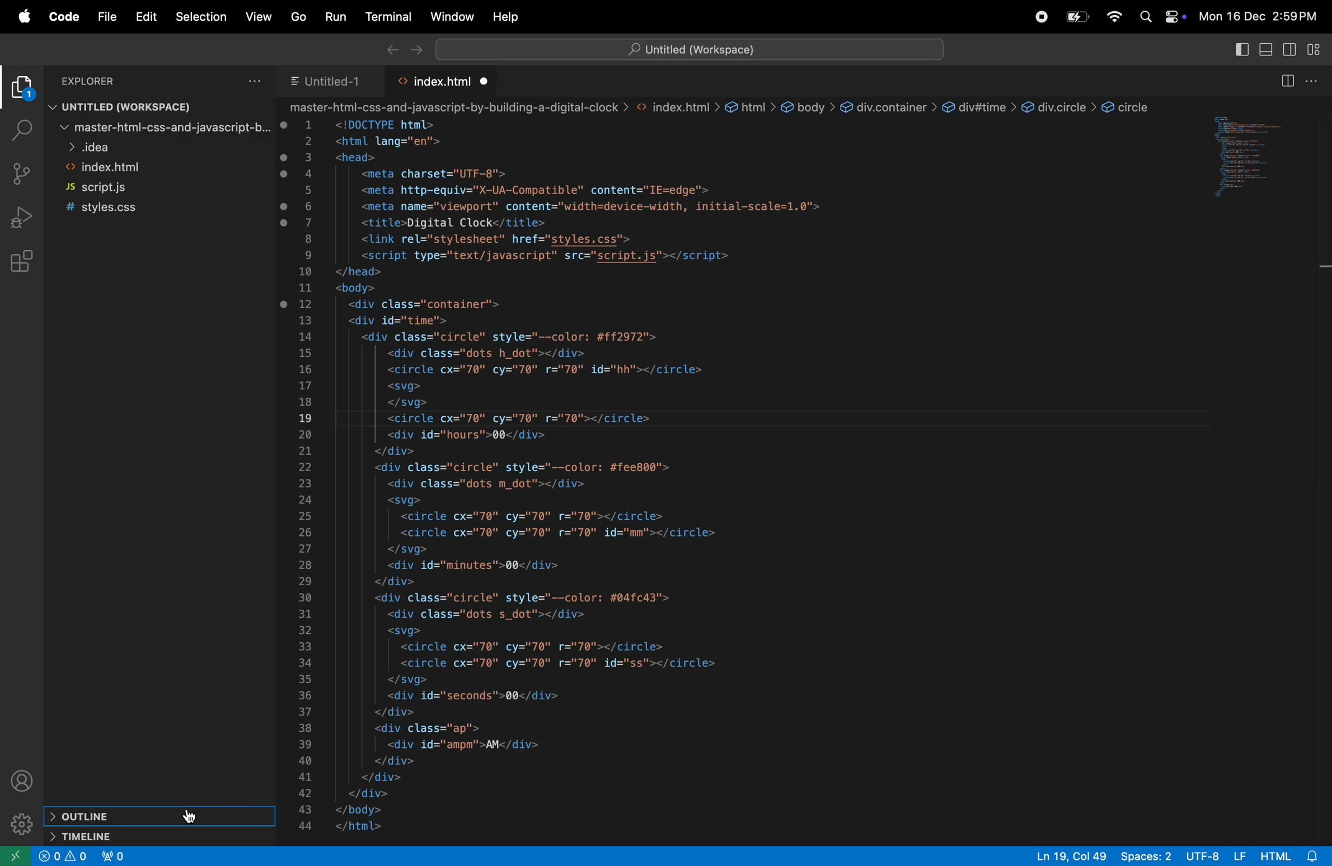  I want to click on explorer, so click(21, 90).